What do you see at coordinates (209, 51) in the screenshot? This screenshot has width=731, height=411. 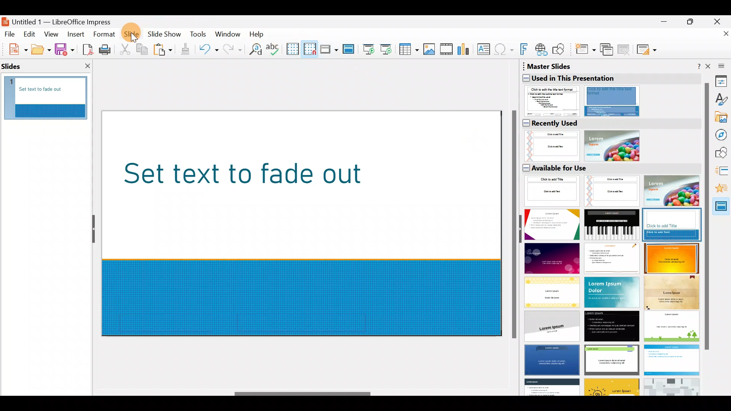 I see `Undo` at bounding box center [209, 51].